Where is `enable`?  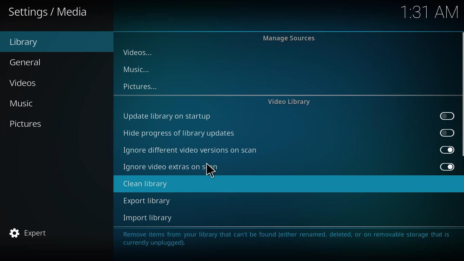
enable is located at coordinates (448, 132).